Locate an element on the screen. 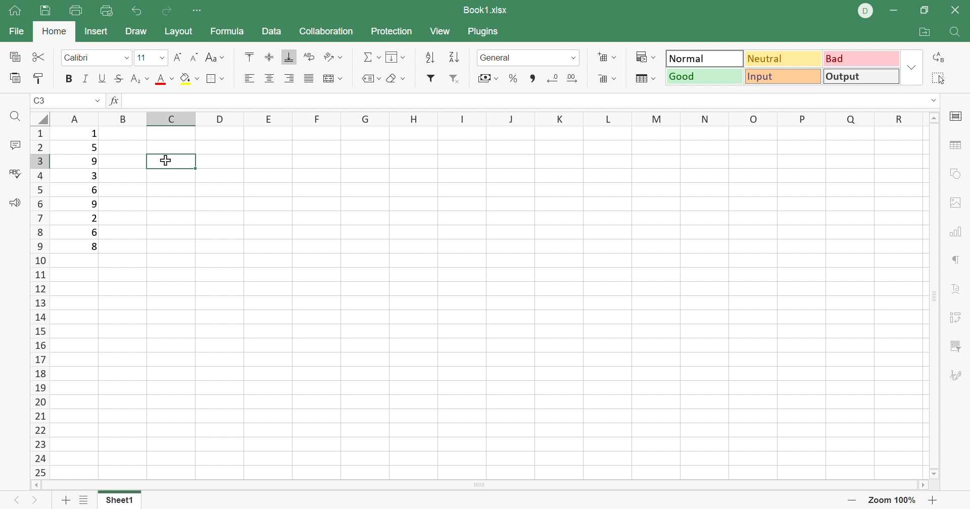  Scroll Bar is located at coordinates (478, 486).